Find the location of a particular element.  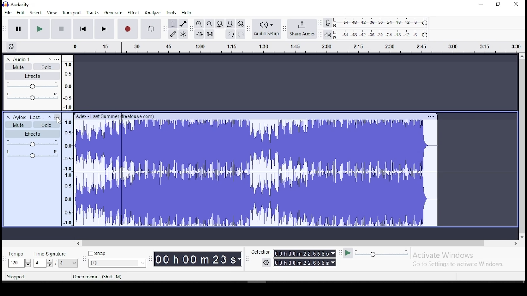

pan is located at coordinates (33, 154).